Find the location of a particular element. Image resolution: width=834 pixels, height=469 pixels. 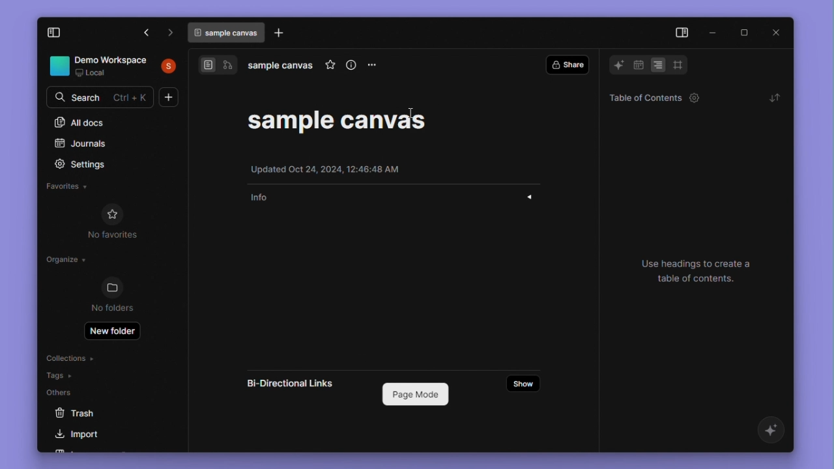

text is located at coordinates (704, 272).